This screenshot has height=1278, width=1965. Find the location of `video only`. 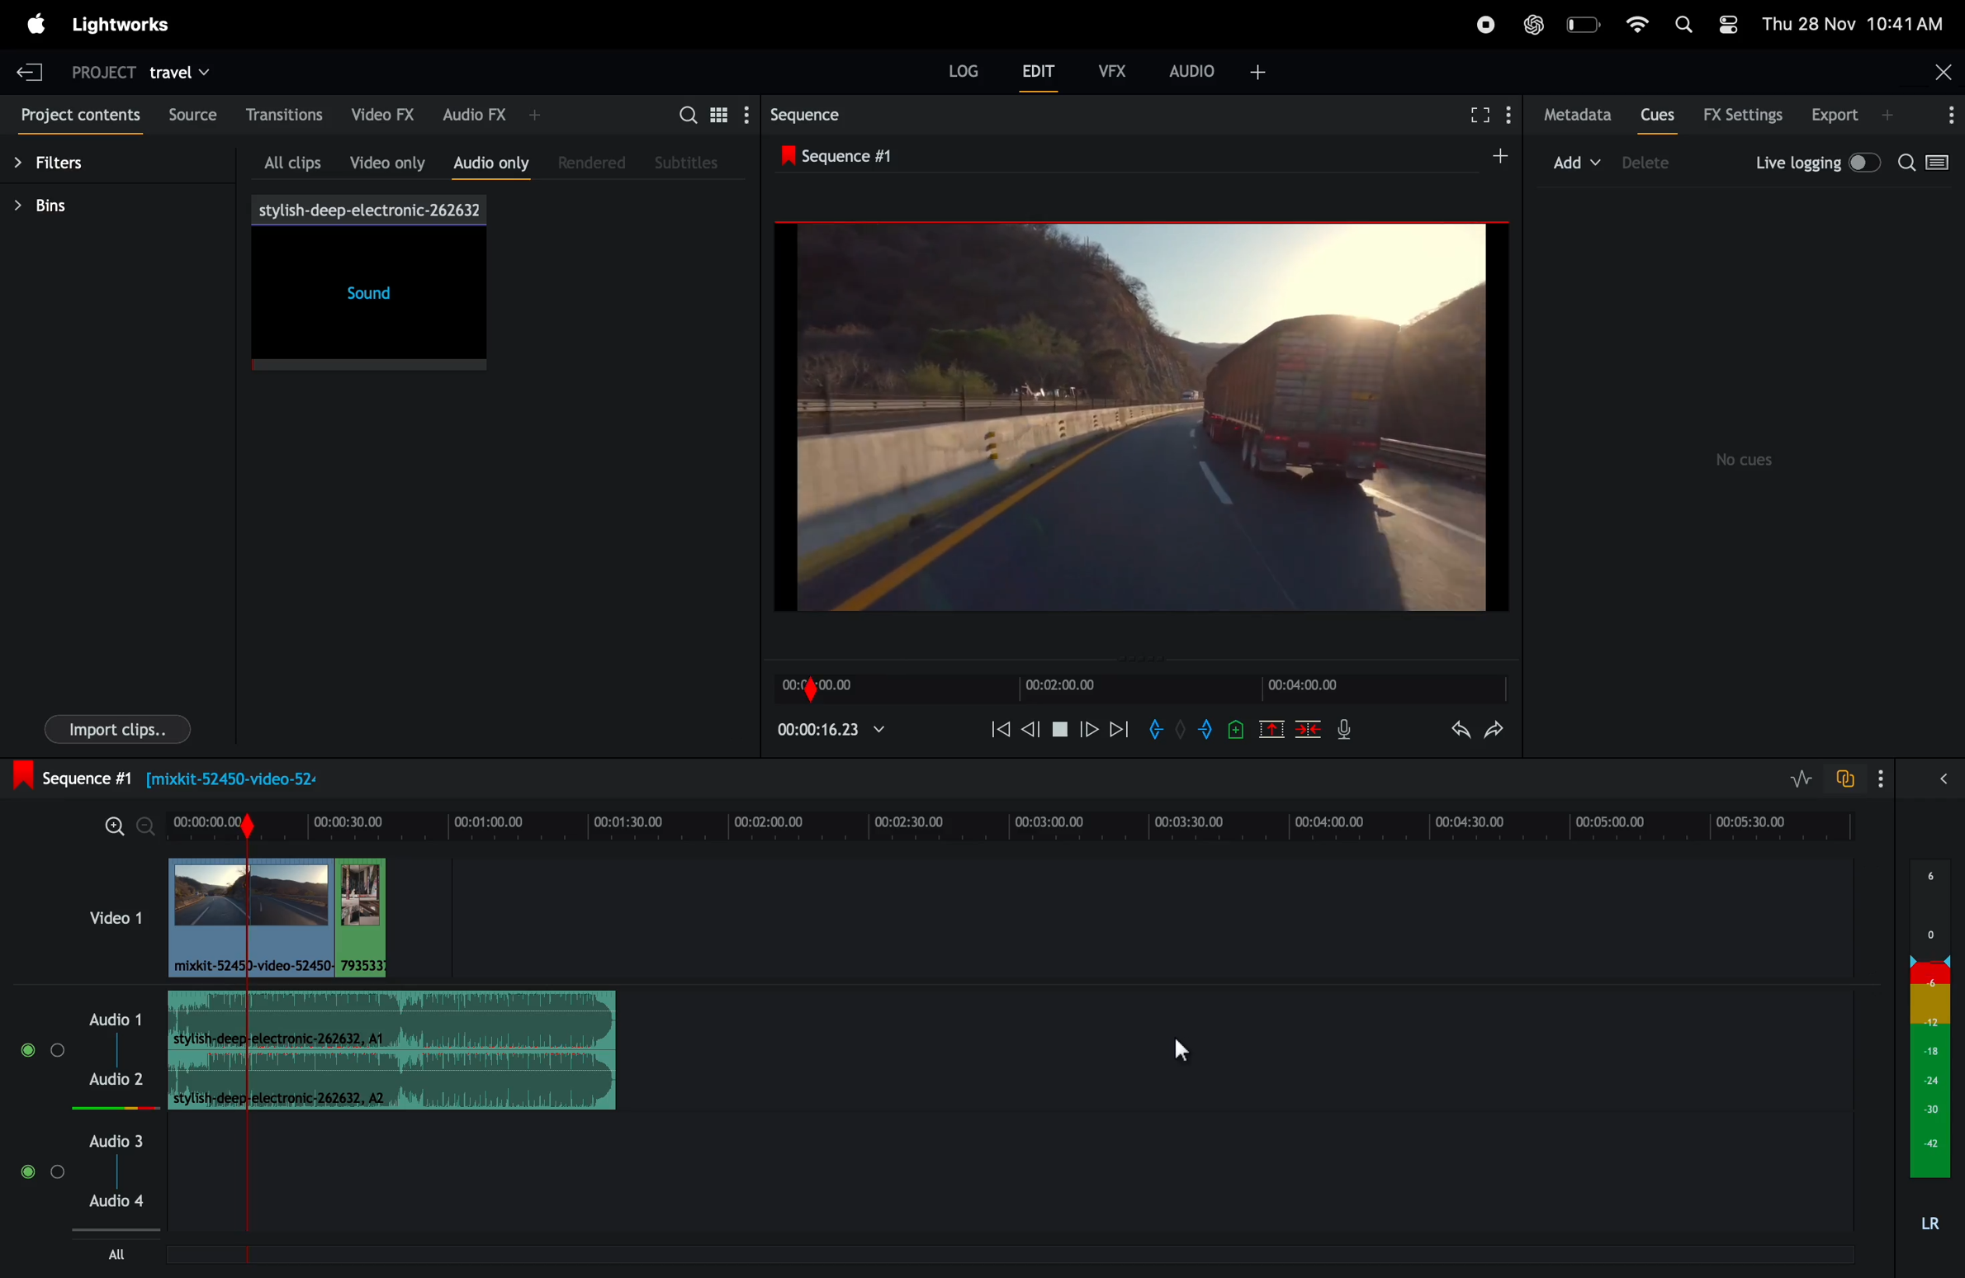

video only is located at coordinates (381, 159).